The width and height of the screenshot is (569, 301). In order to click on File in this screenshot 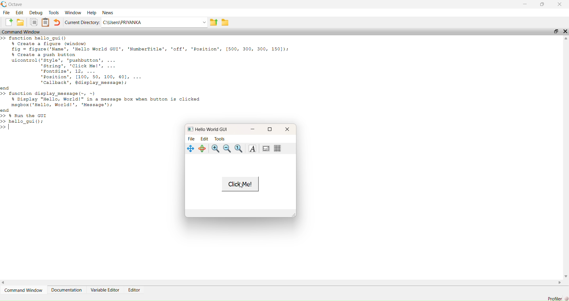, I will do `click(6, 12)`.